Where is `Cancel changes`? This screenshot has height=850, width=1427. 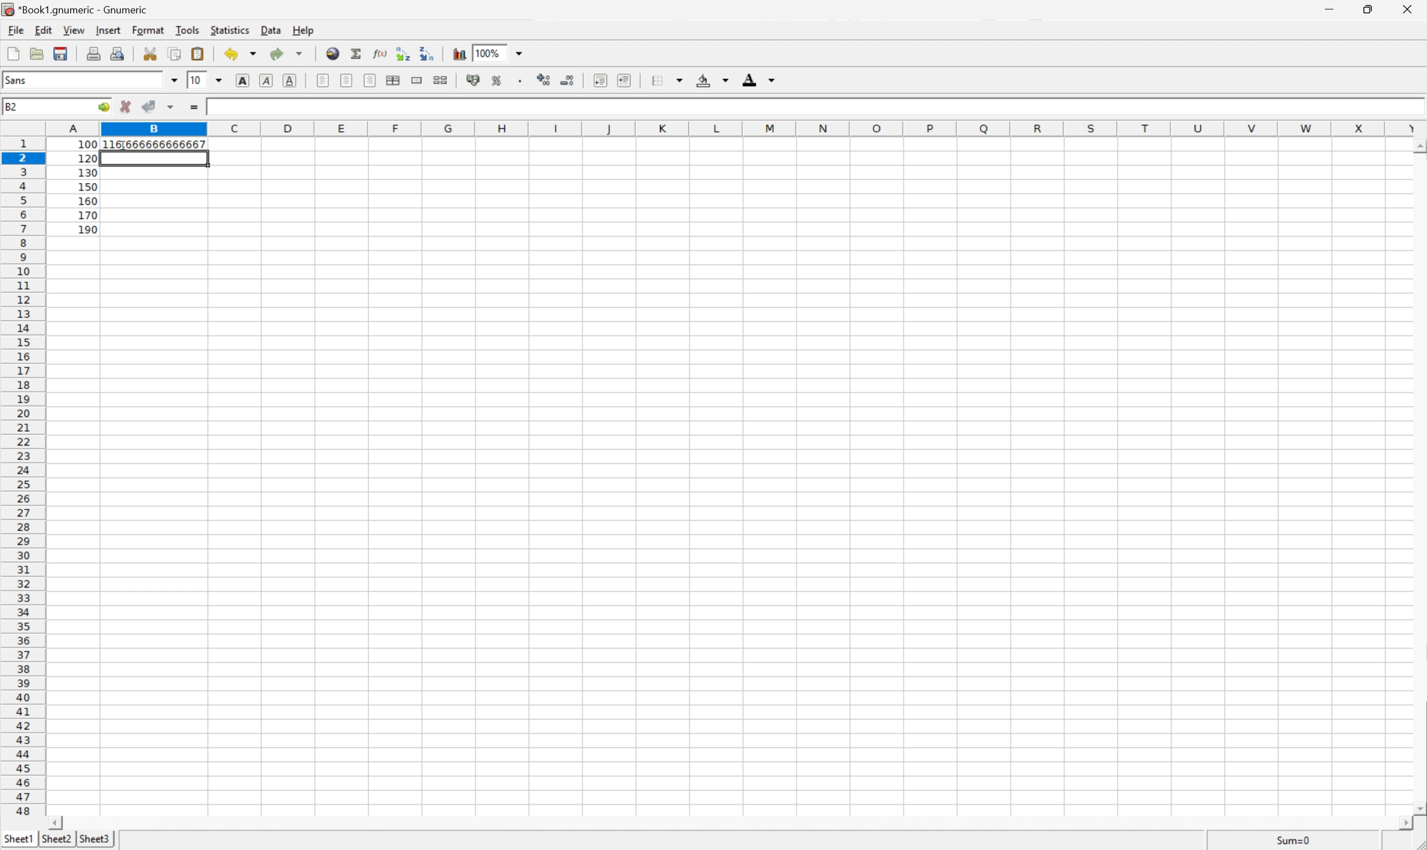
Cancel changes is located at coordinates (128, 107).